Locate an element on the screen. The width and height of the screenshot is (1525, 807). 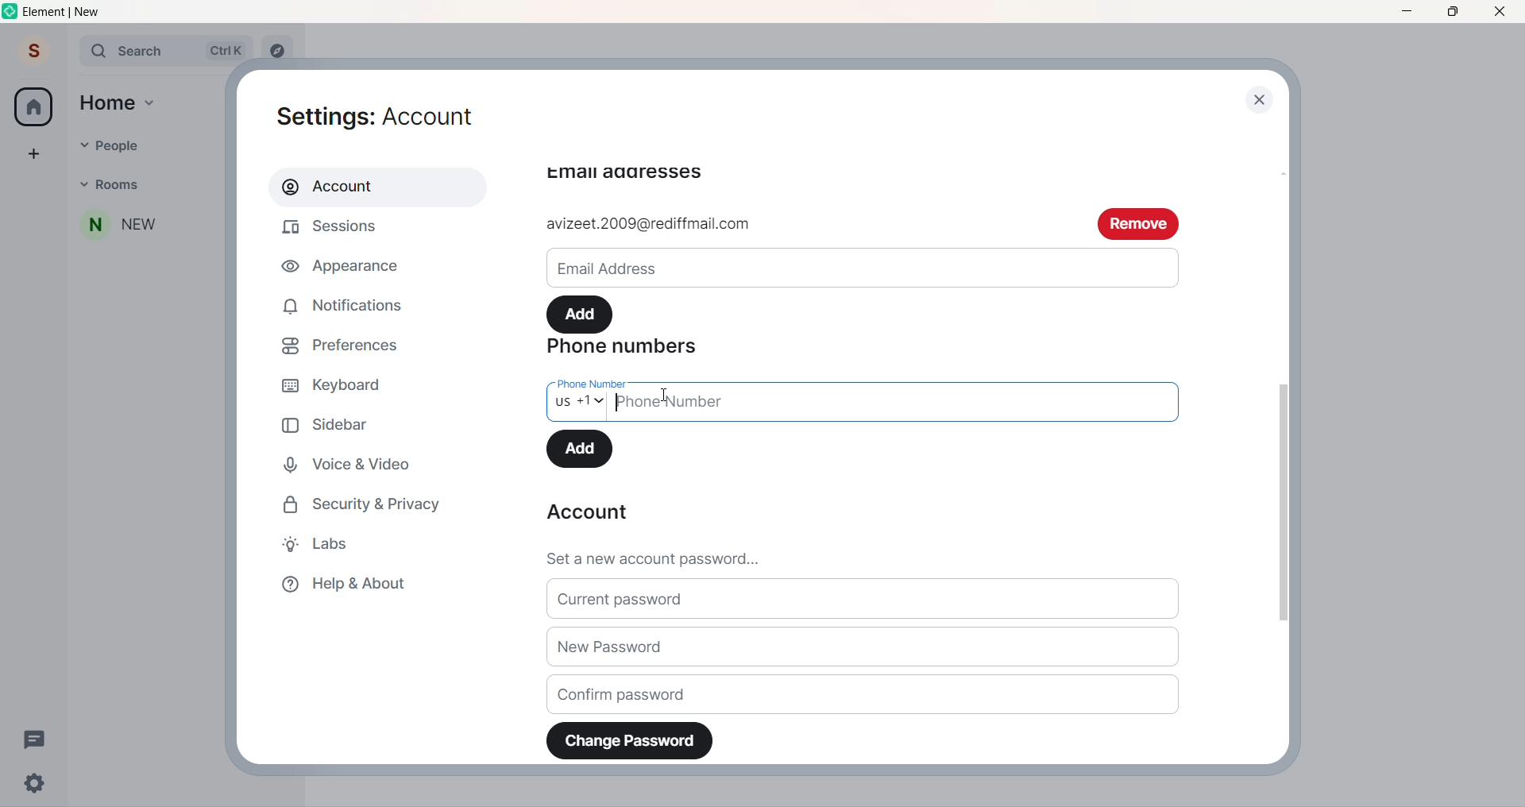
Minimize is located at coordinates (1406, 12).